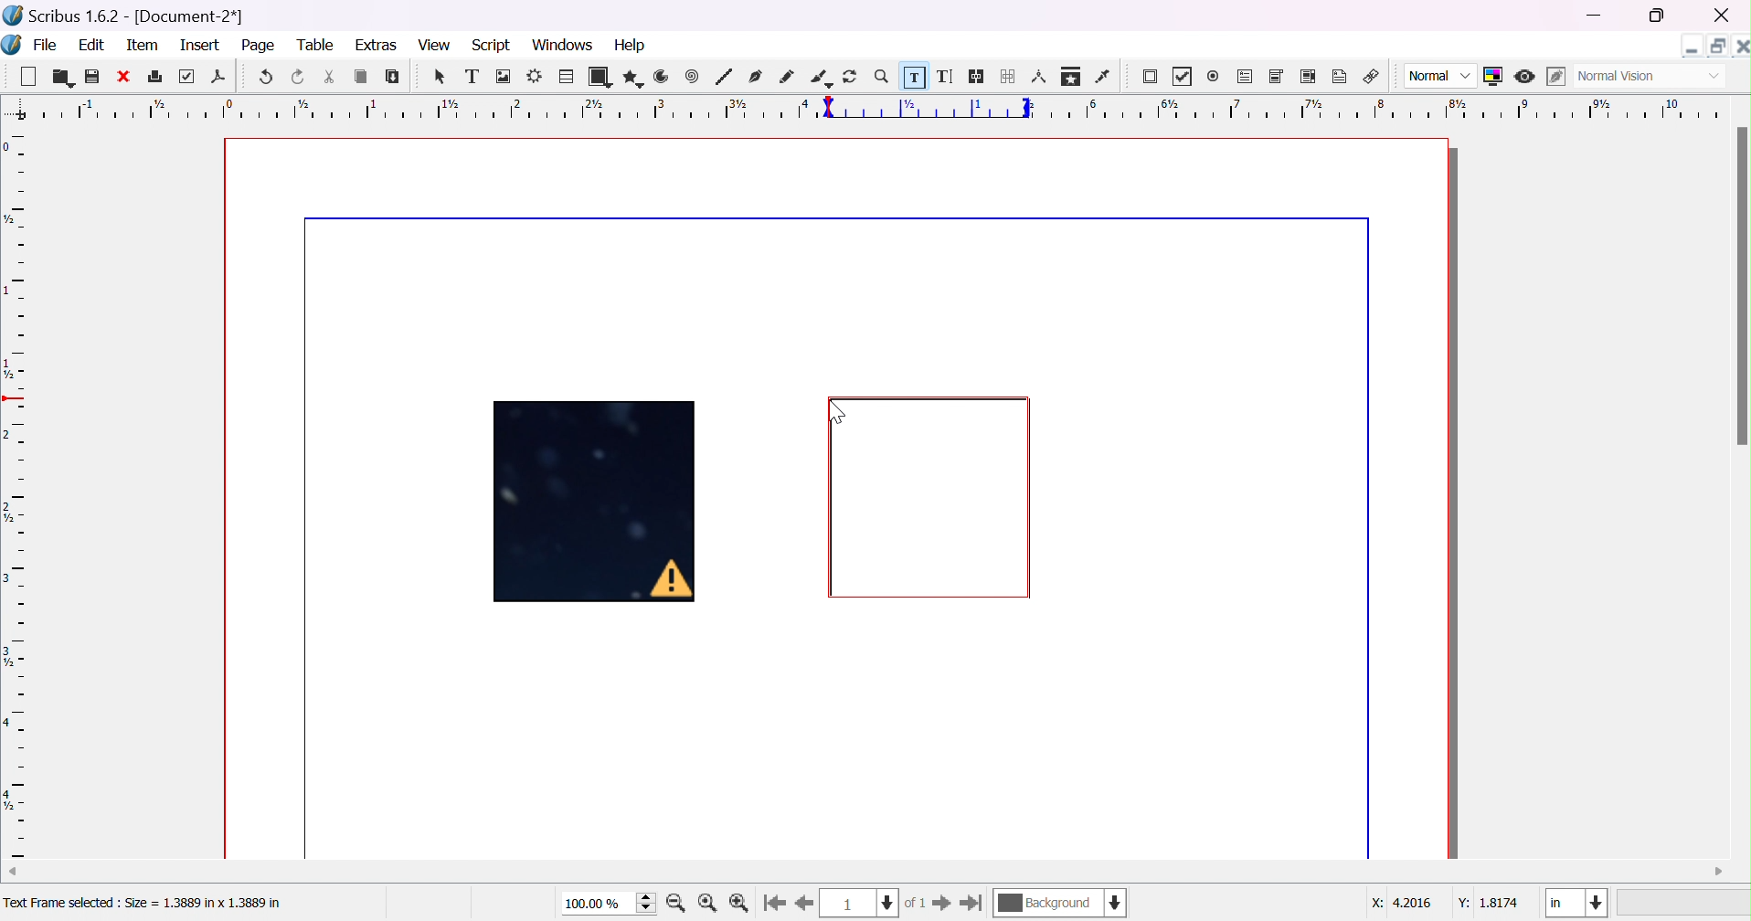 Image resolution: width=1751 pixels, height=921 pixels. What do you see at coordinates (269, 78) in the screenshot?
I see `undo` at bounding box center [269, 78].